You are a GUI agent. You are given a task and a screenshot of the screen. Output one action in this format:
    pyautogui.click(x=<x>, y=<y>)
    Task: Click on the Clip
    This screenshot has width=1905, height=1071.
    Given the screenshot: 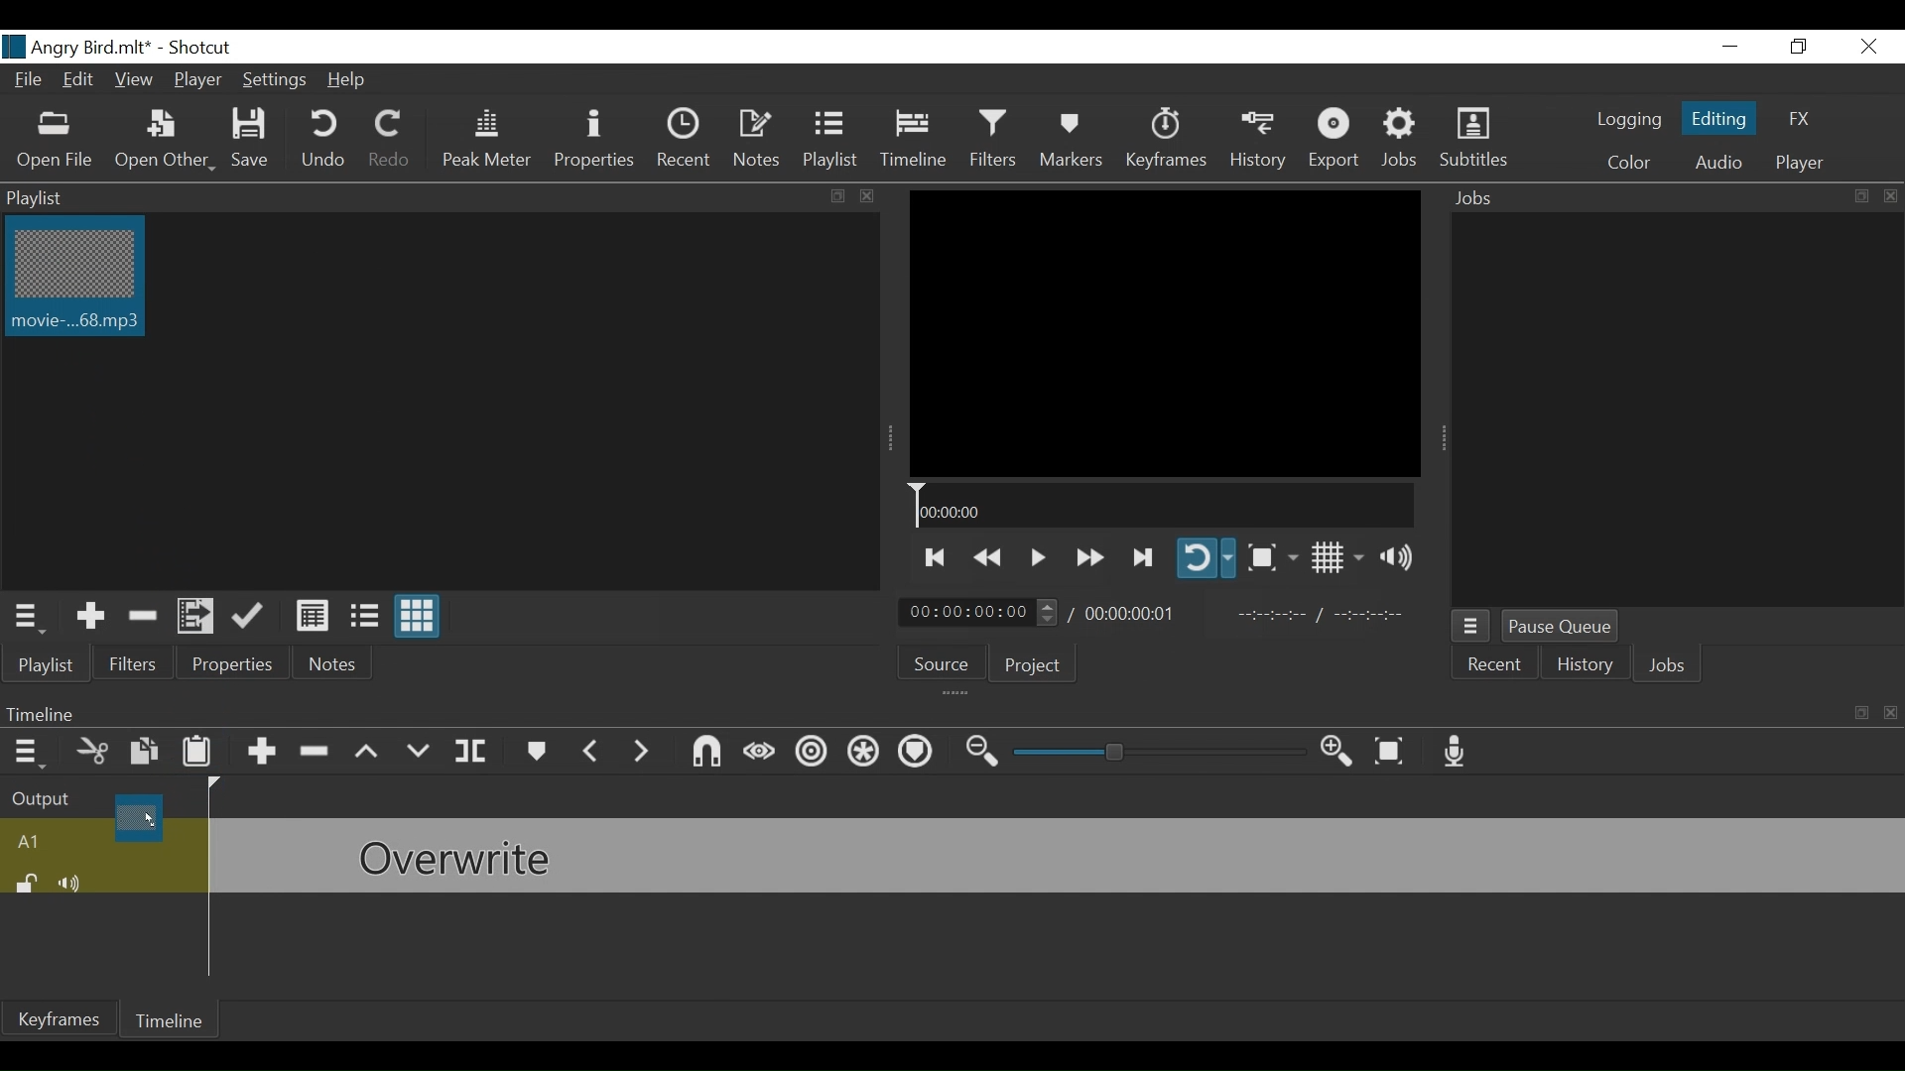 What is the action you would take?
    pyautogui.click(x=75, y=283)
    